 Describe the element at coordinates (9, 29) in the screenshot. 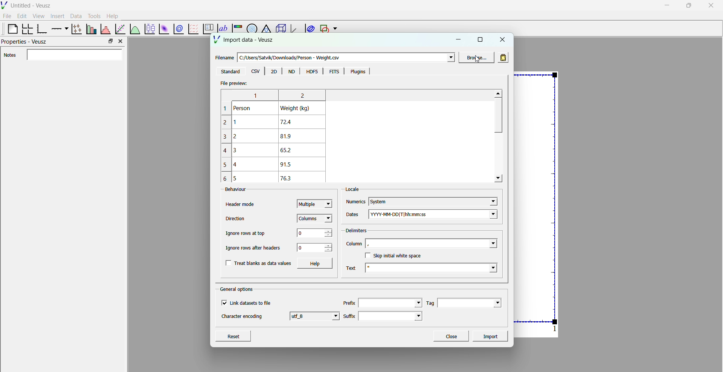

I see `blank page` at that location.